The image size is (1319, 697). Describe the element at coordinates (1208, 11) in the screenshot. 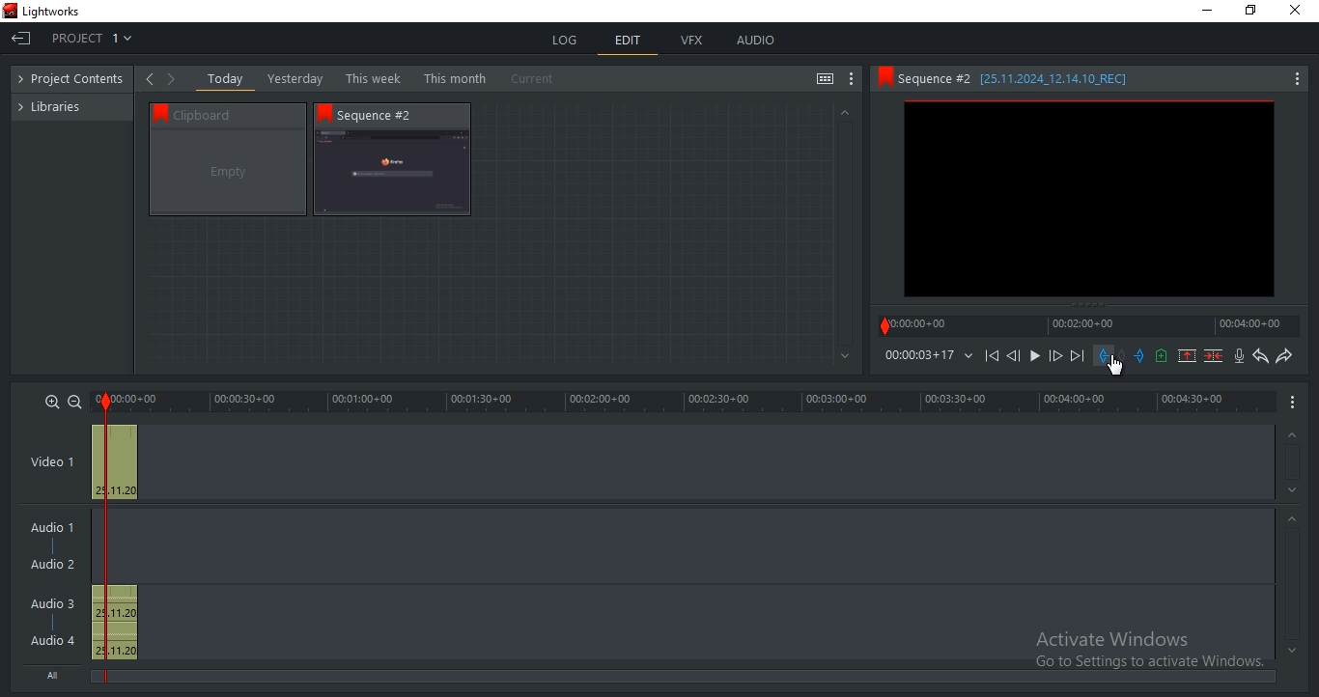

I see `minimize` at that location.